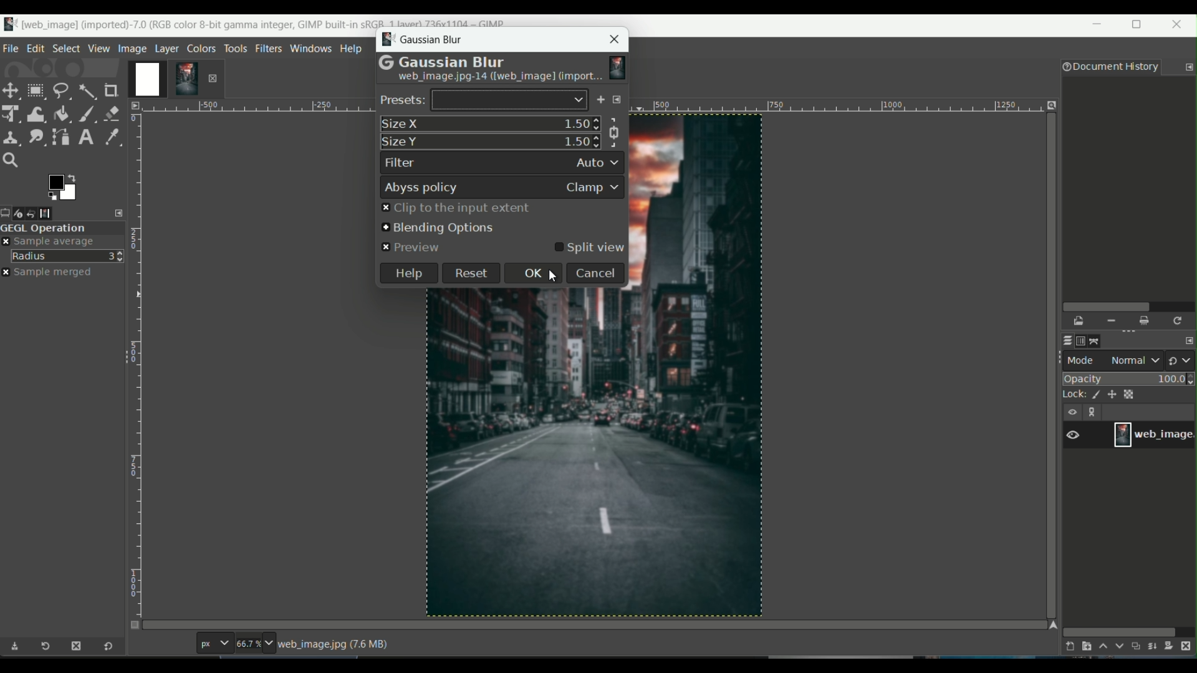 This screenshot has height=673, width=1197. Describe the element at coordinates (1079, 434) in the screenshot. I see `layer attribute` at that location.